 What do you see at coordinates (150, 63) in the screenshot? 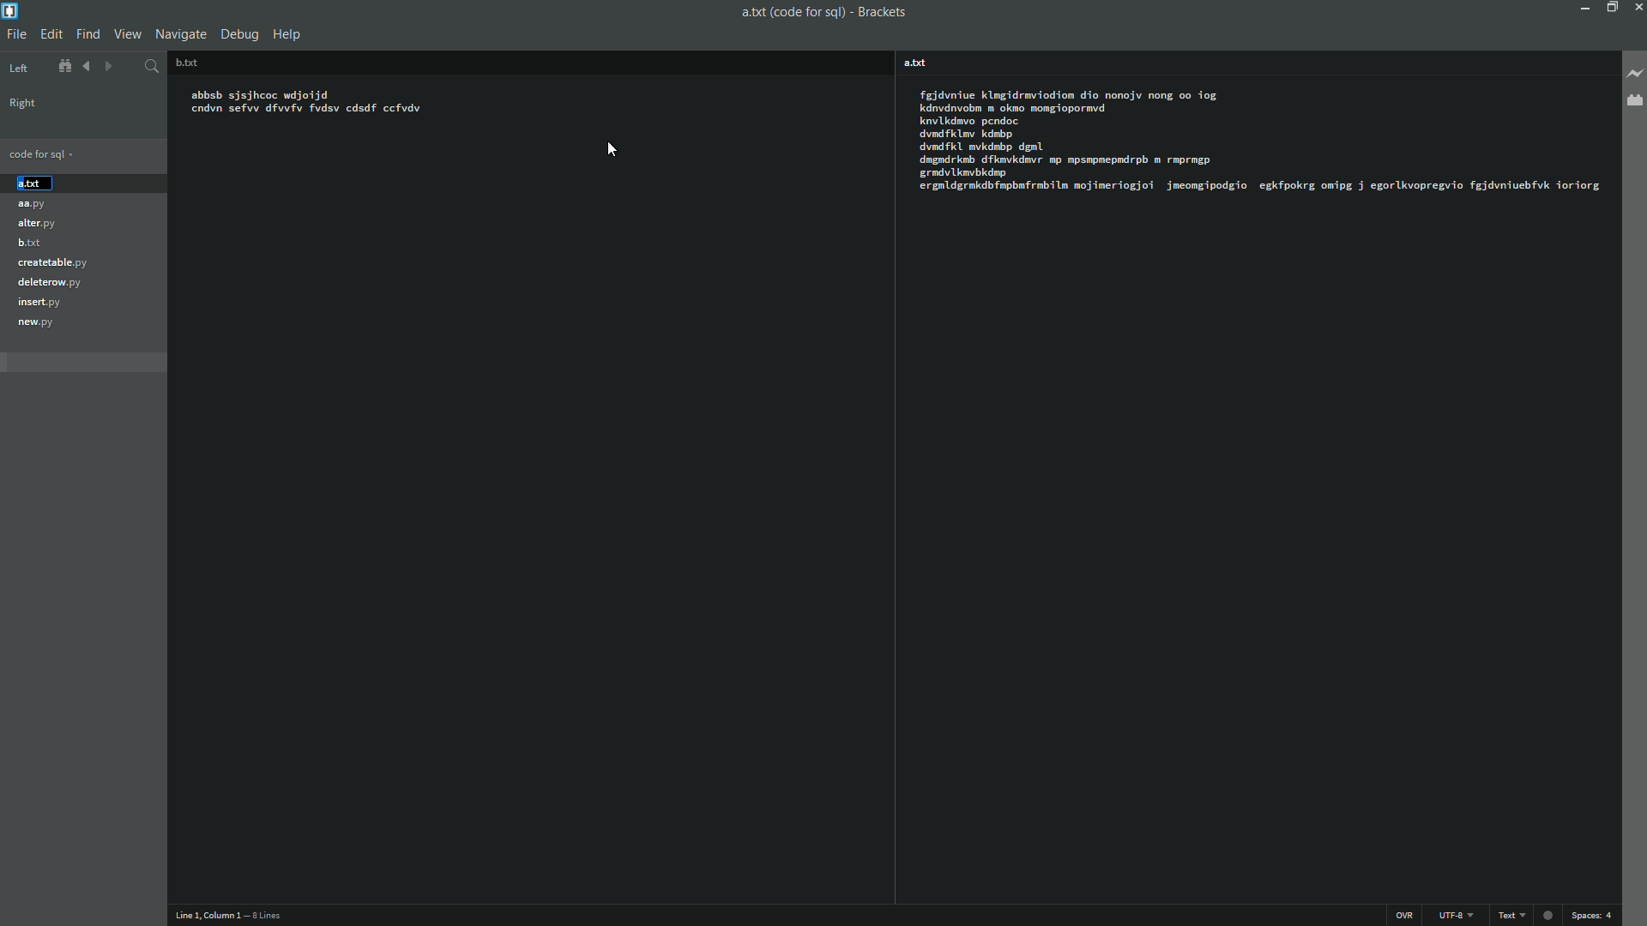
I see `Search` at bounding box center [150, 63].